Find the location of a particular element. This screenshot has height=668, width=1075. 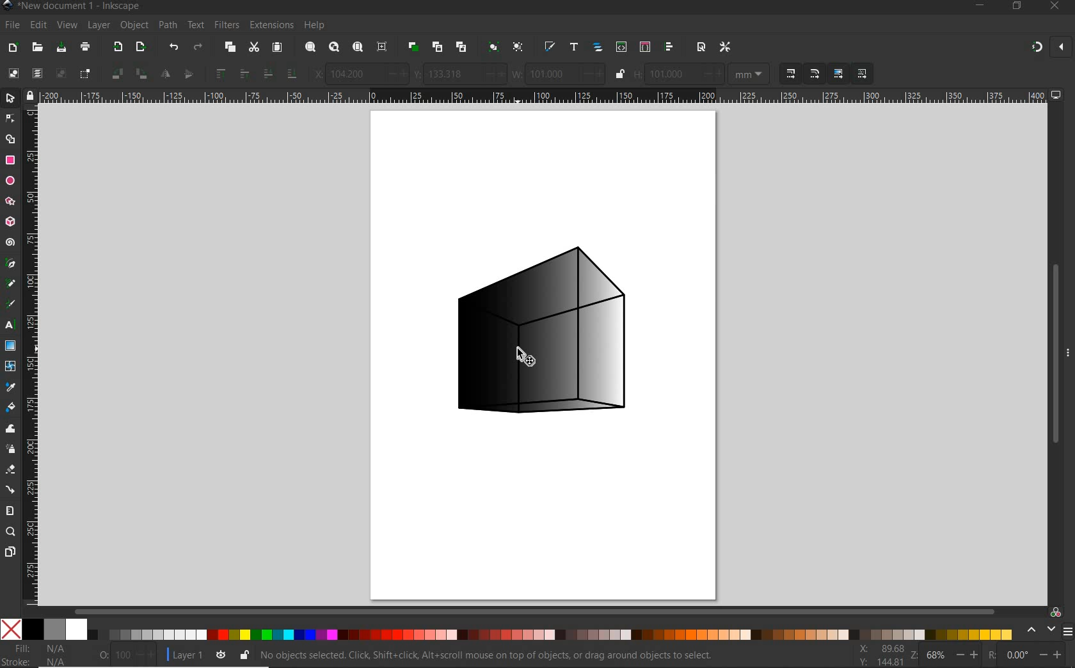

RAISE SELECTION is located at coordinates (218, 72).